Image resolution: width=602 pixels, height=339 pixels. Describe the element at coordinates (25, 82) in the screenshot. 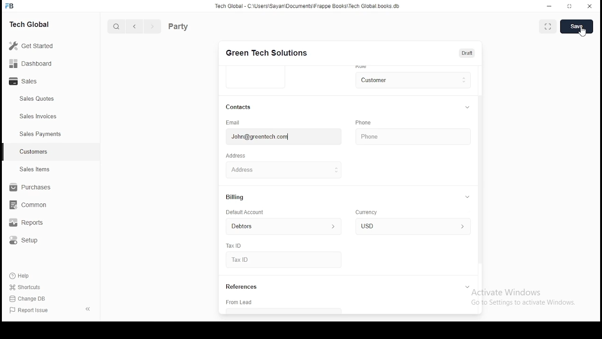

I see `sales` at that location.